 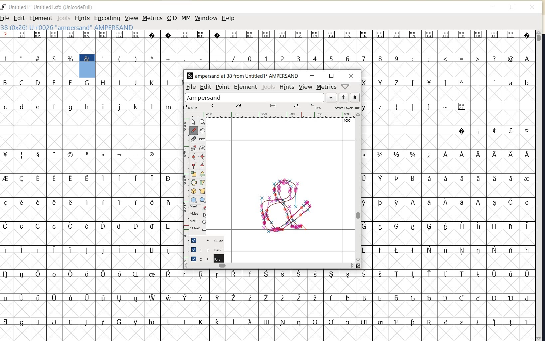 I want to click on SCROLLBAR, so click(x=358, y=187).